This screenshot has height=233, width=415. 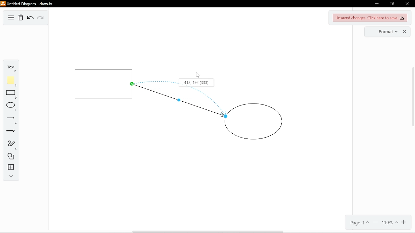 What do you see at coordinates (405, 222) in the screenshot?
I see `Zoom in` at bounding box center [405, 222].